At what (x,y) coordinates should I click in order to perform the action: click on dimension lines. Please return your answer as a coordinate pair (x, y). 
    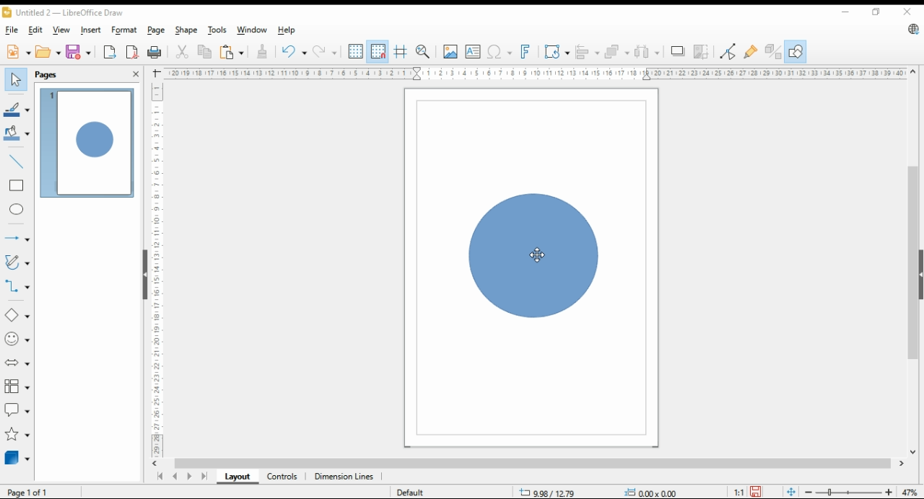
    Looking at the image, I should click on (344, 476).